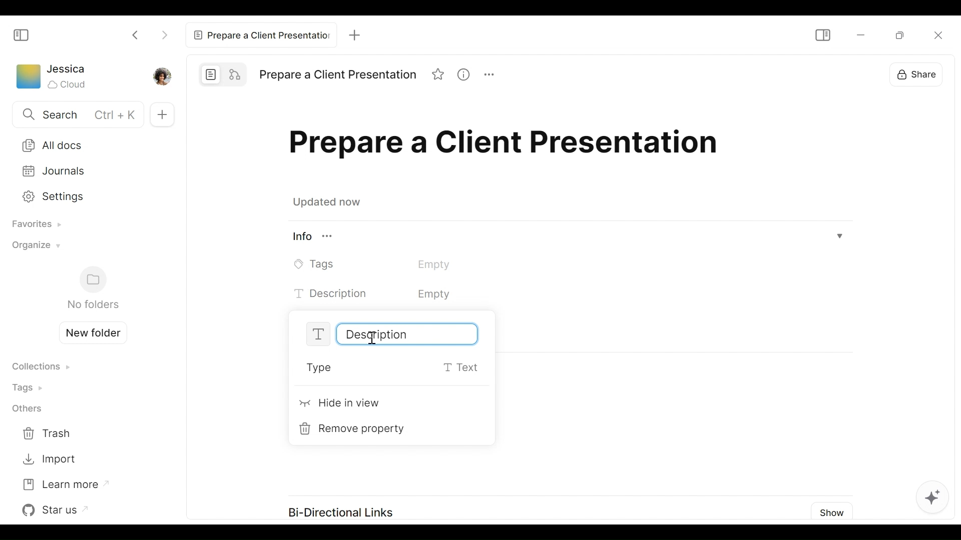 Image resolution: width=961 pixels, height=540 pixels. What do you see at coordinates (84, 195) in the screenshot?
I see `Settings` at bounding box center [84, 195].